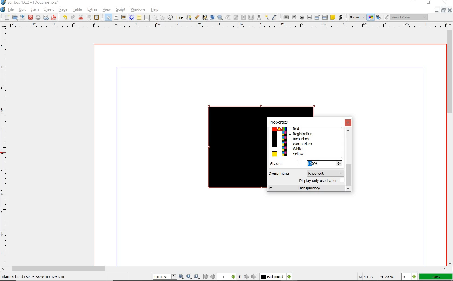  What do you see at coordinates (386, 17) in the screenshot?
I see `edit in preview mode` at bounding box center [386, 17].